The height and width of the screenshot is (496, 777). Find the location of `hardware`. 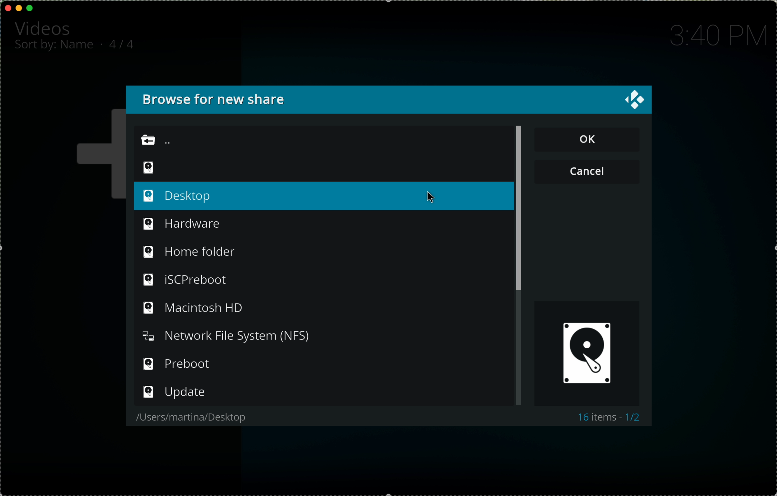

hardware is located at coordinates (183, 225).